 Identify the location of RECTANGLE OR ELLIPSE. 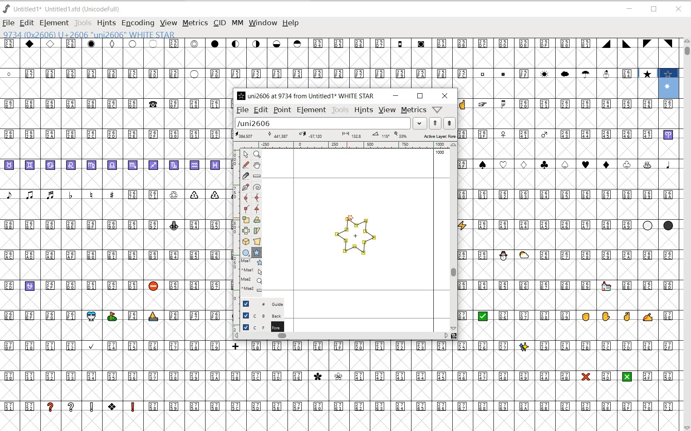
(247, 253).